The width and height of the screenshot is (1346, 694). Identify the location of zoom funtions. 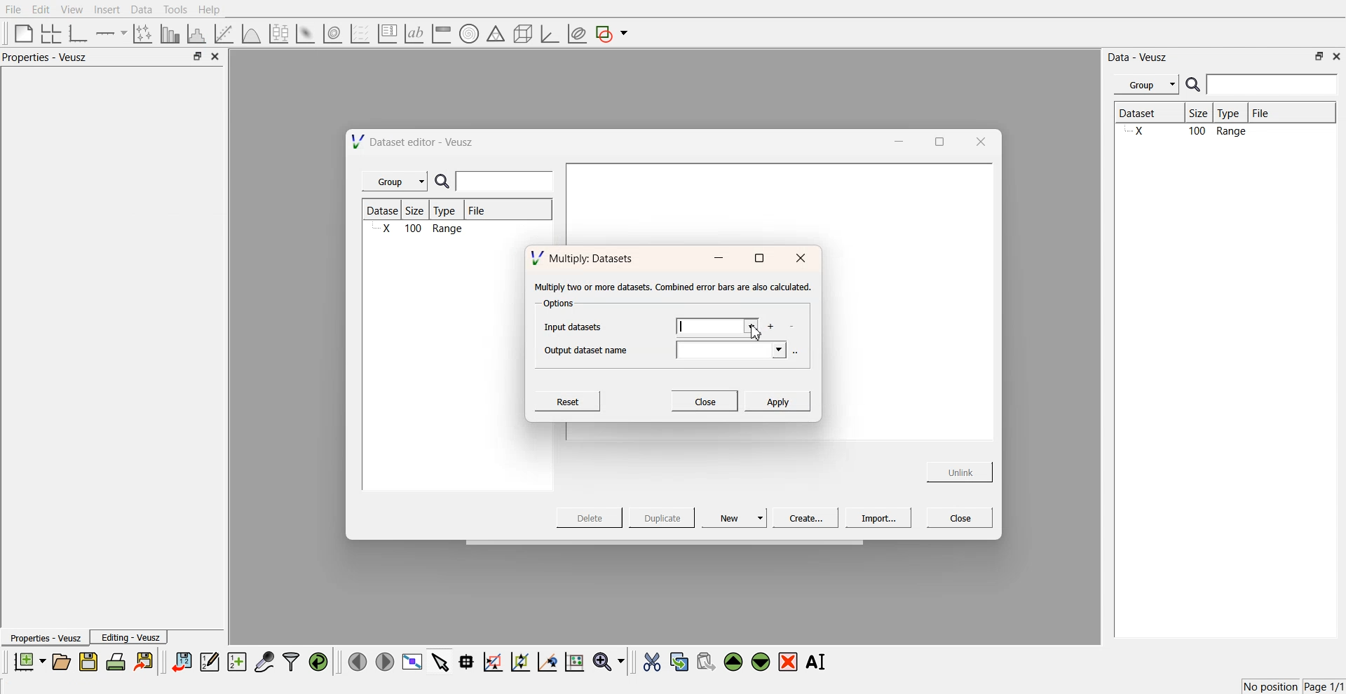
(609, 662).